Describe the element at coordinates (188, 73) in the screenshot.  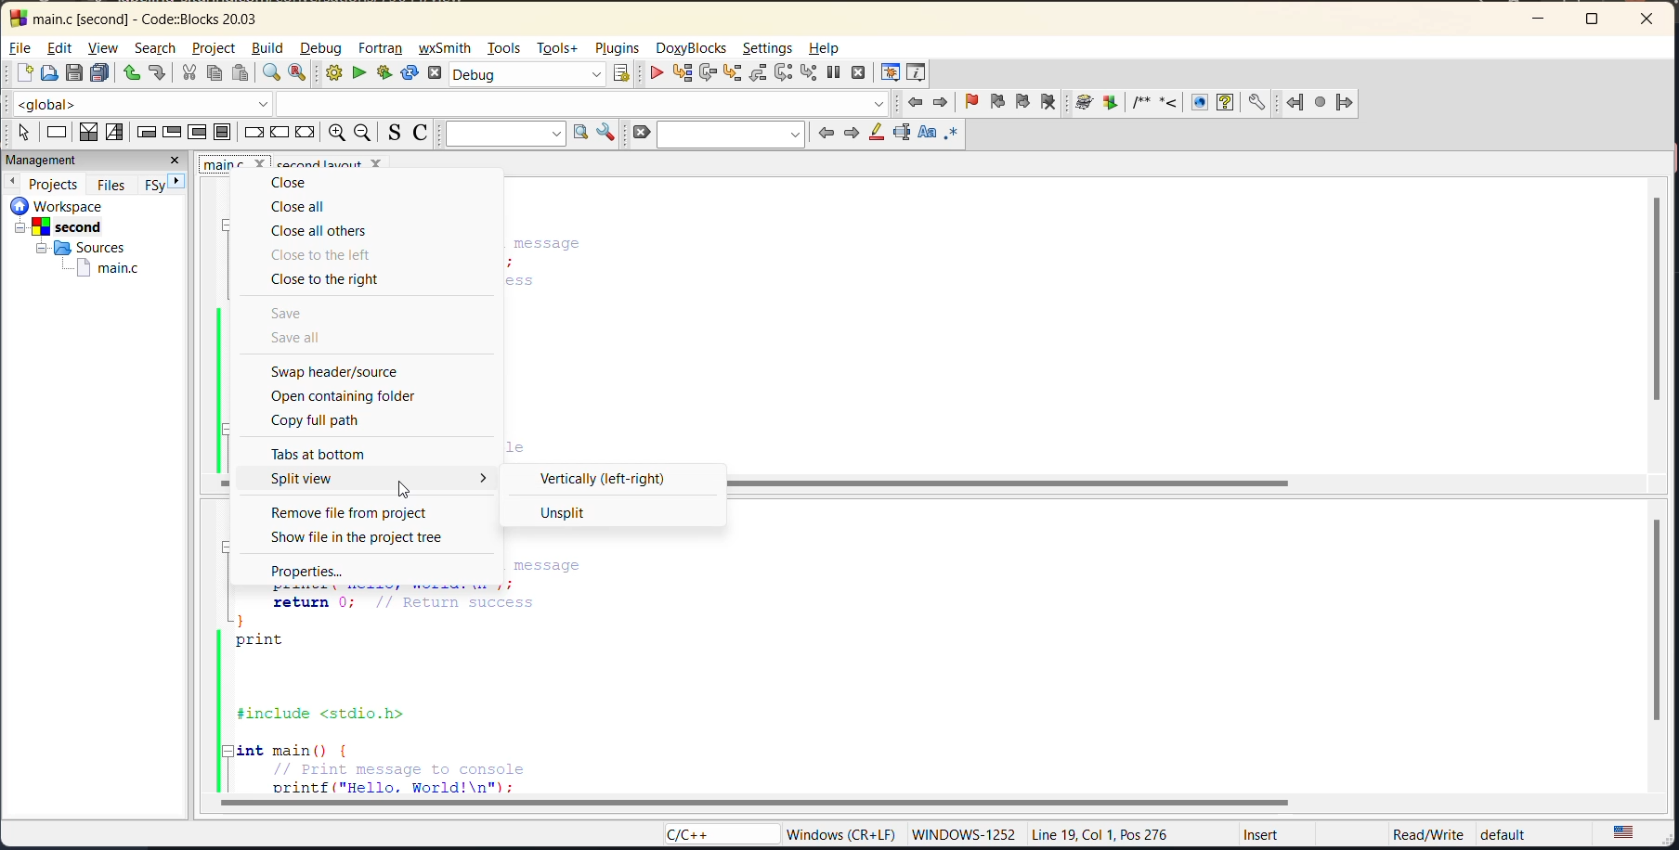
I see `cut` at that location.